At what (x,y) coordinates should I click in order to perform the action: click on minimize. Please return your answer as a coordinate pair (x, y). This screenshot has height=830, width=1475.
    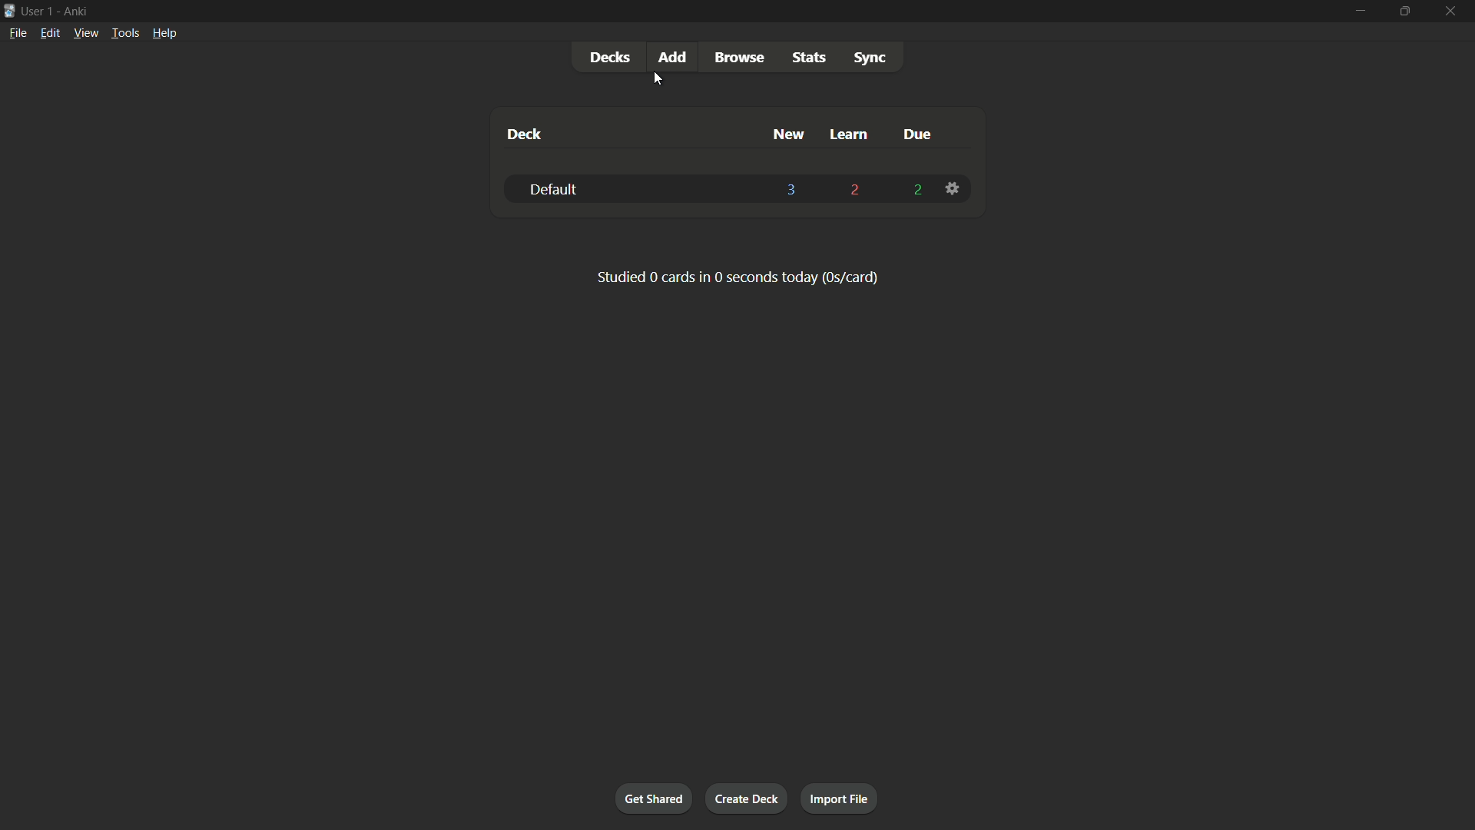
    Looking at the image, I should click on (1359, 10).